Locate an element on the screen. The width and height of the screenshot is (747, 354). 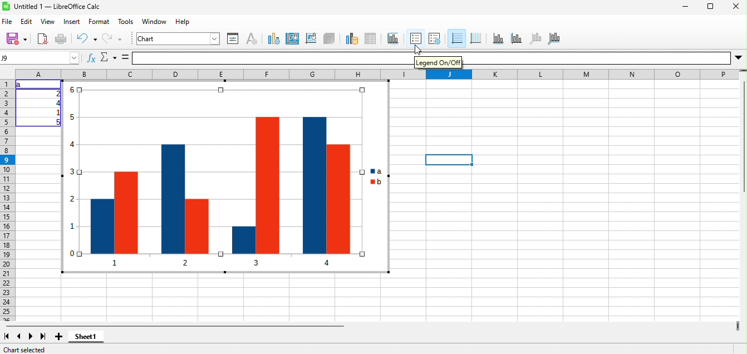
Formula is located at coordinates (125, 57).